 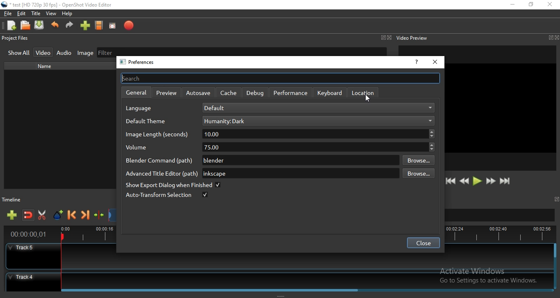 What do you see at coordinates (27, 235) in the screenshot?
I see `time` at bounding box center [27, 235].